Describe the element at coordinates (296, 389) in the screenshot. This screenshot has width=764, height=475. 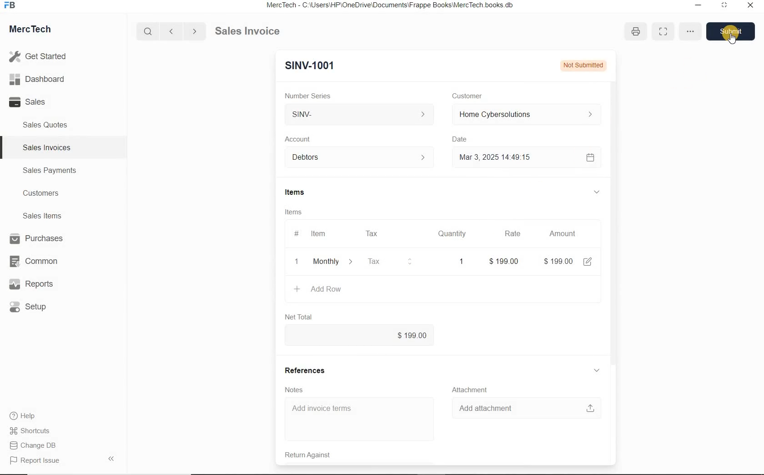
I see `Notes` at that location.